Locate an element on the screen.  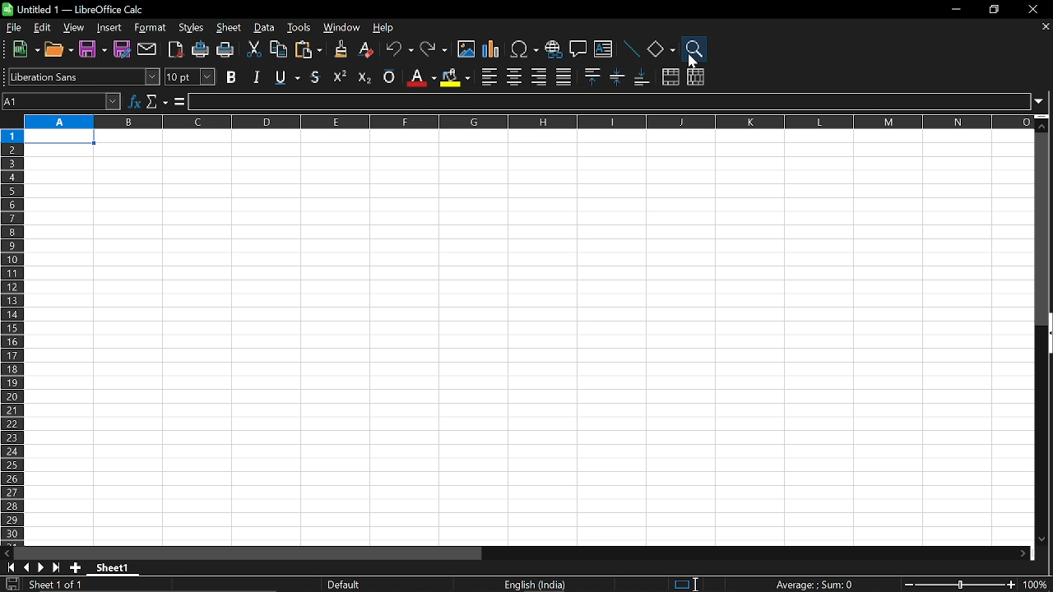
align bottom is located at coordinates (643, 78).